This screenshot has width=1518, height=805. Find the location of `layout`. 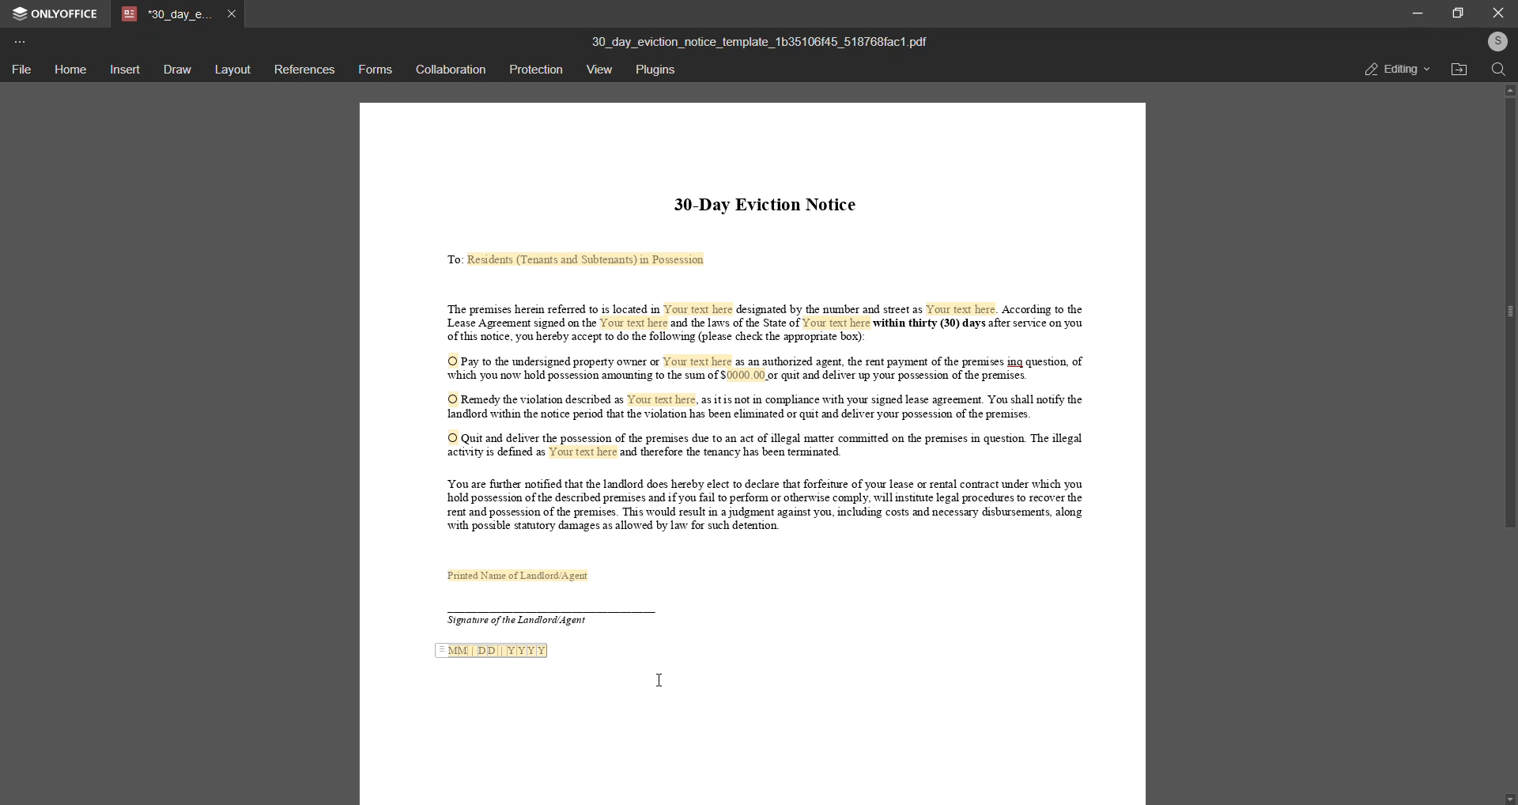

layout is located at coordinates (231, 70).